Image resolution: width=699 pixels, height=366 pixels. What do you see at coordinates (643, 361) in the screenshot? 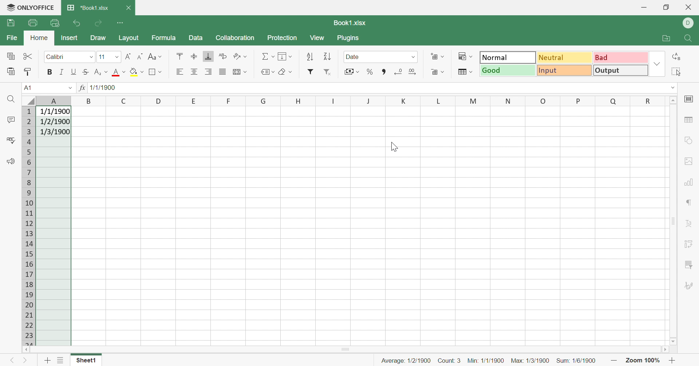
I see `Zoom 100%` at bounding box center [643, 361].